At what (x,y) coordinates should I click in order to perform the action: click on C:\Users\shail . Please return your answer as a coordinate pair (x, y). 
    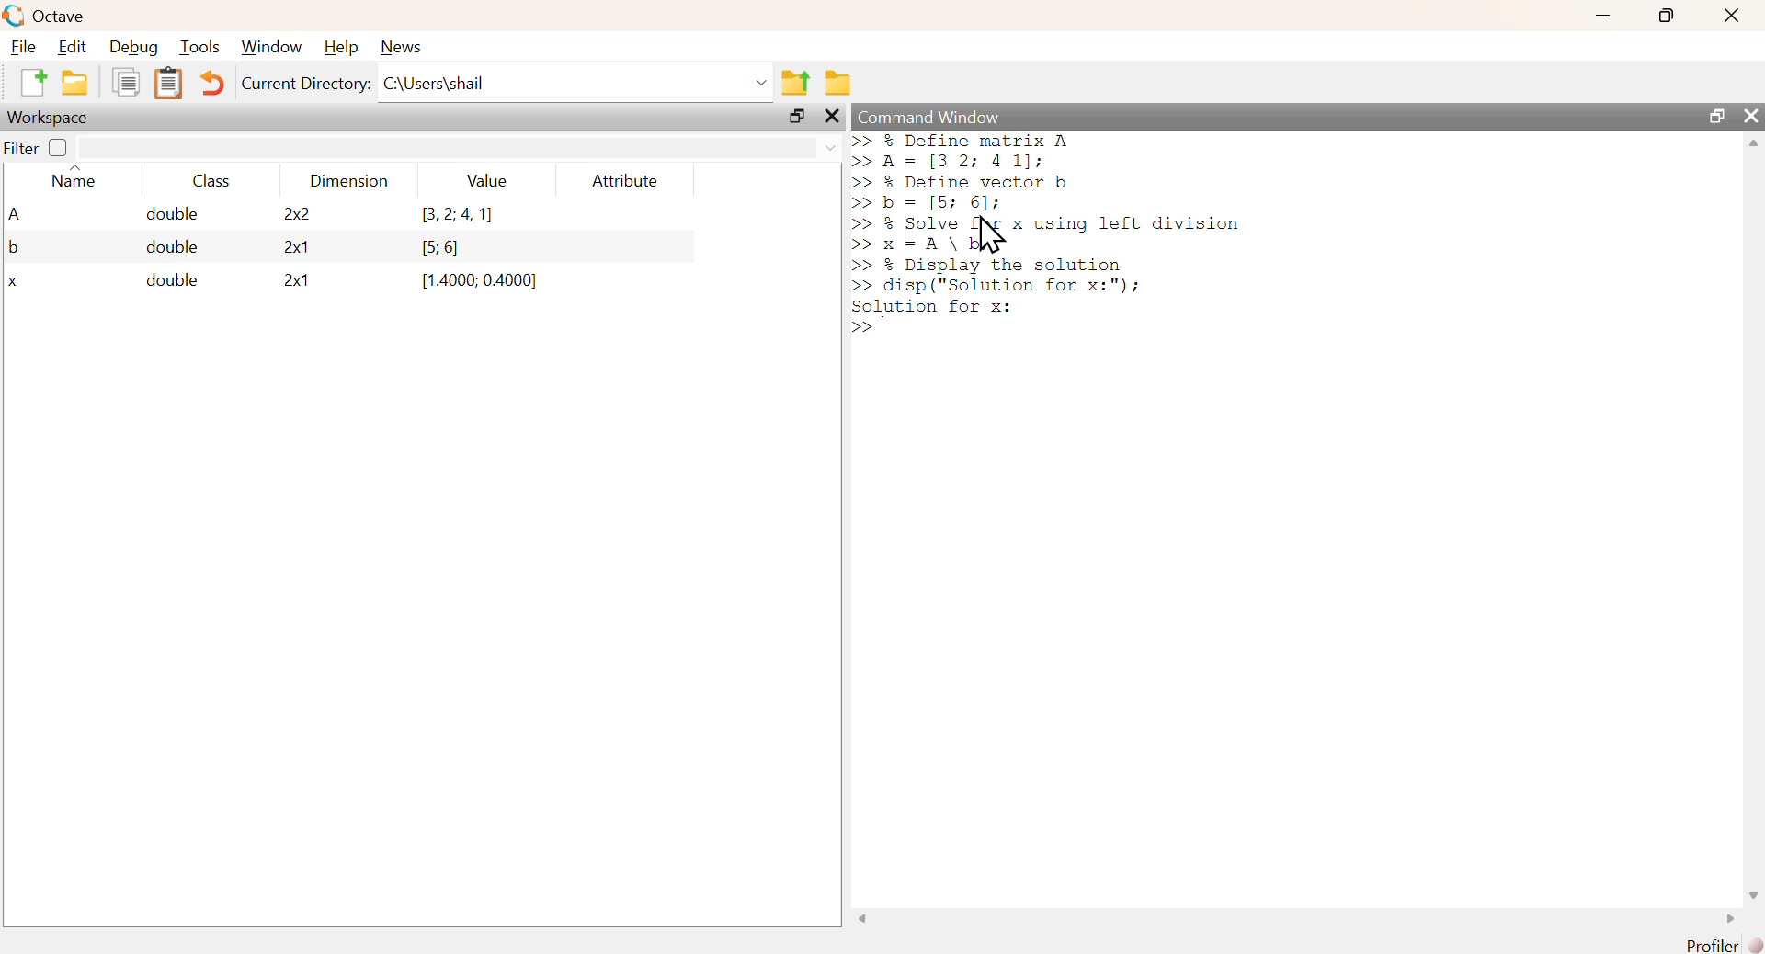
    Looking at the image, I should click on (576, 83).